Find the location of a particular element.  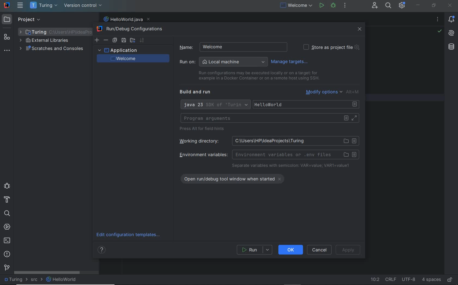

store as project file is located at coordinates (331, 47).